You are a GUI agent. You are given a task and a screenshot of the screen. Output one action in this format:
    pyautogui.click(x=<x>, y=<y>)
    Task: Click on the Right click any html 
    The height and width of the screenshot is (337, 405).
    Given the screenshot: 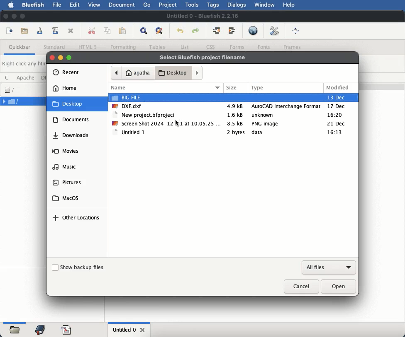 What is the action you would take?
    pyautogui.click(x=24, y=63)
    